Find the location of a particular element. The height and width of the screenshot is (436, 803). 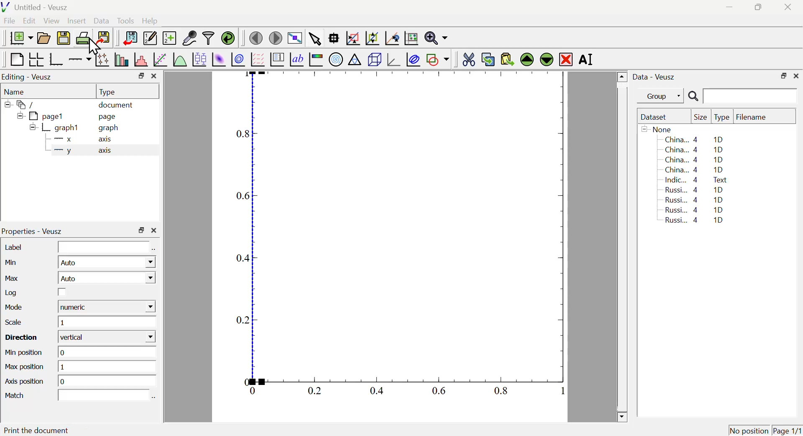

Graph is located at coordinates (395, 237).